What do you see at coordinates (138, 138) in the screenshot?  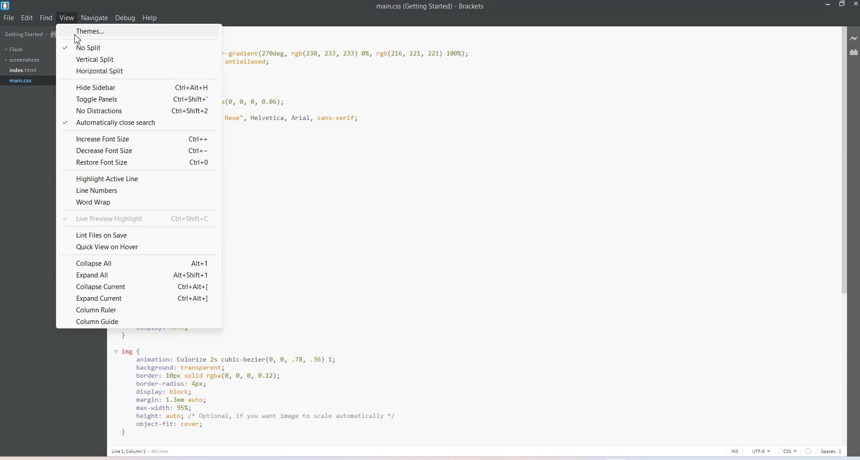 I see `Increase Font Size` at bounding box center [138, 138].